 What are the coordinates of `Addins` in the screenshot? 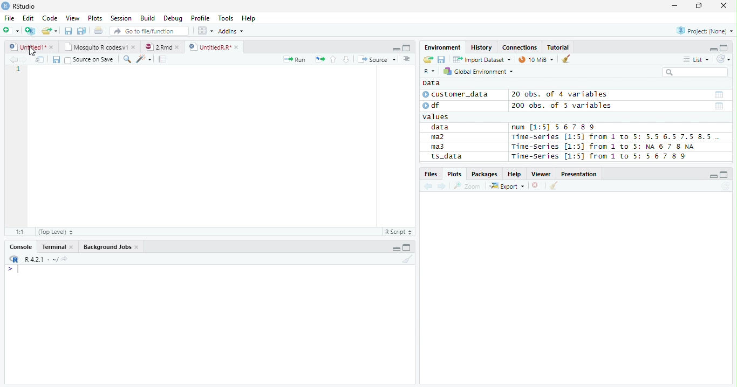 It's located at (232, 31).